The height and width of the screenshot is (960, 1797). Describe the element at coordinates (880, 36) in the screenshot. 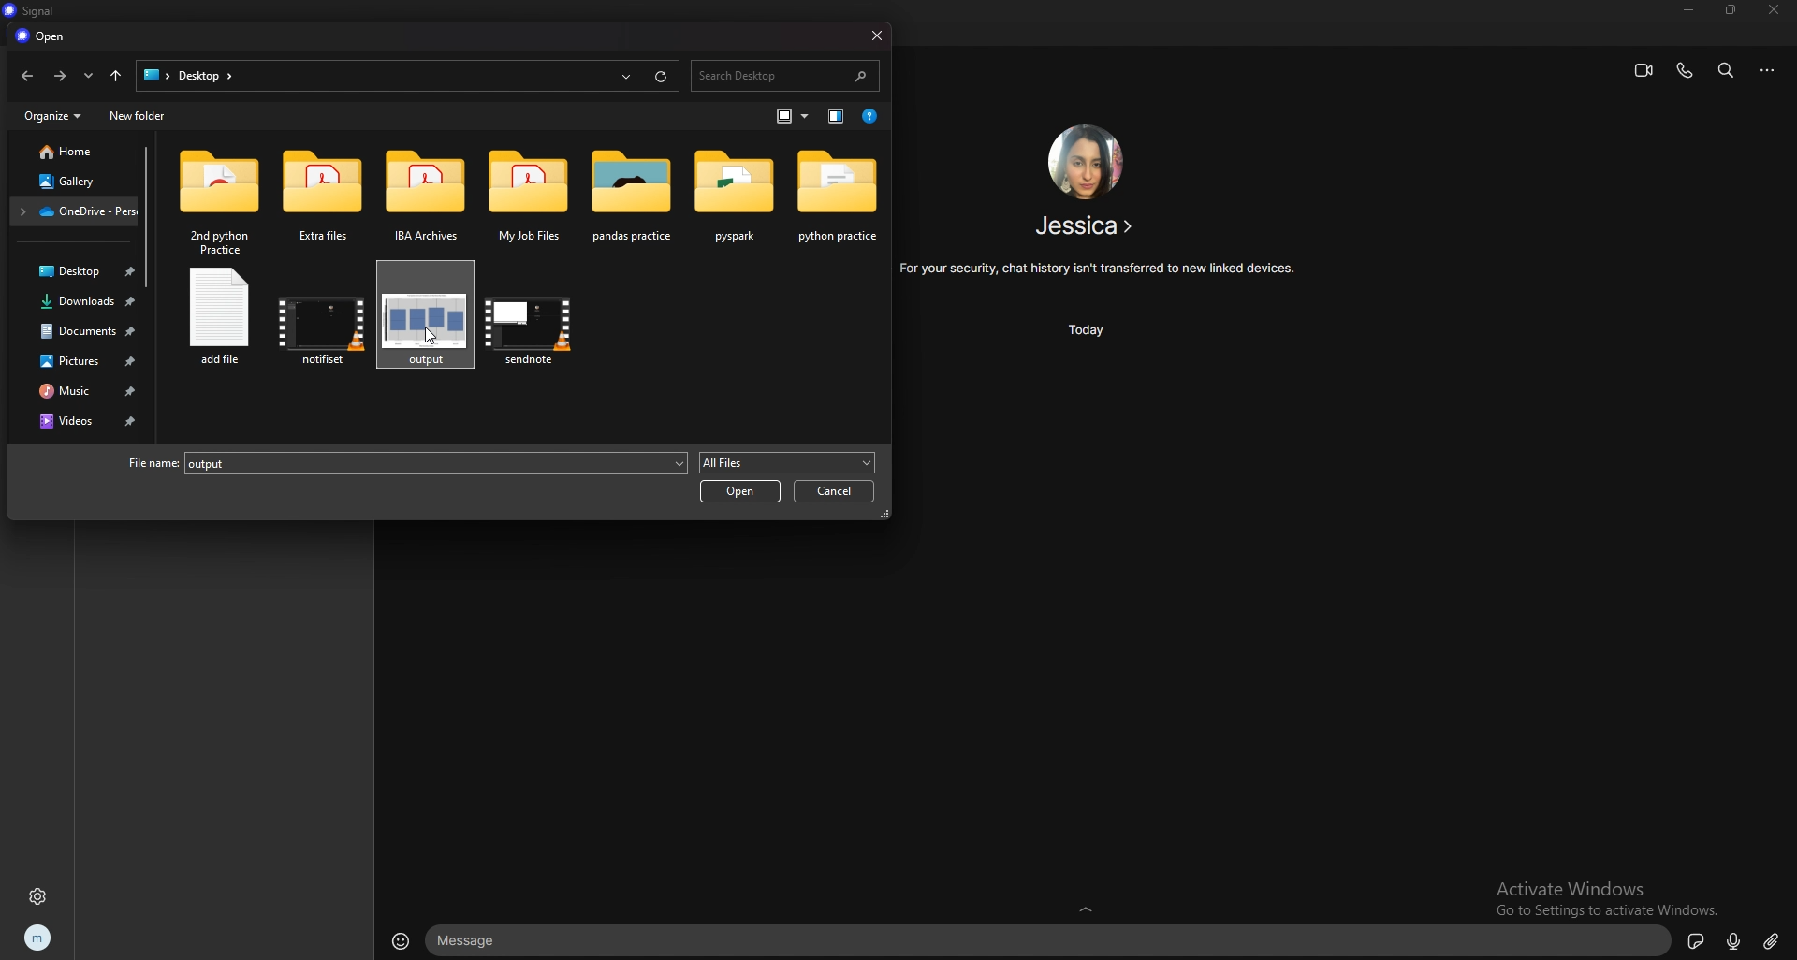

I see `close` at that location.